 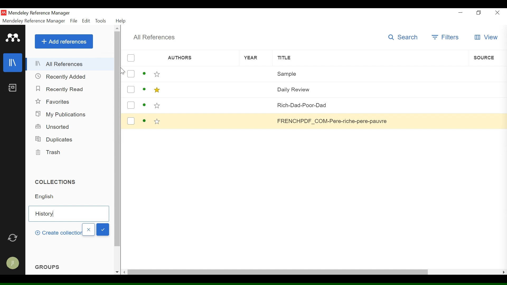 What do you see at coordinates (486, 38) in the screenshot?
I see `View` at bounding box center [486, 38].